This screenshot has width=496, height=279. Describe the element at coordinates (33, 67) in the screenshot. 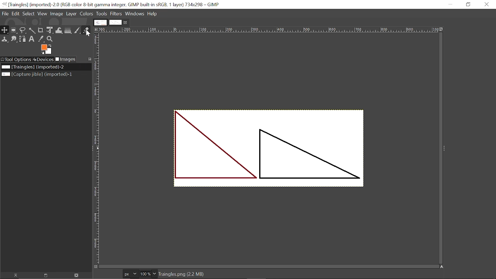

I see `Current image file` at that location.